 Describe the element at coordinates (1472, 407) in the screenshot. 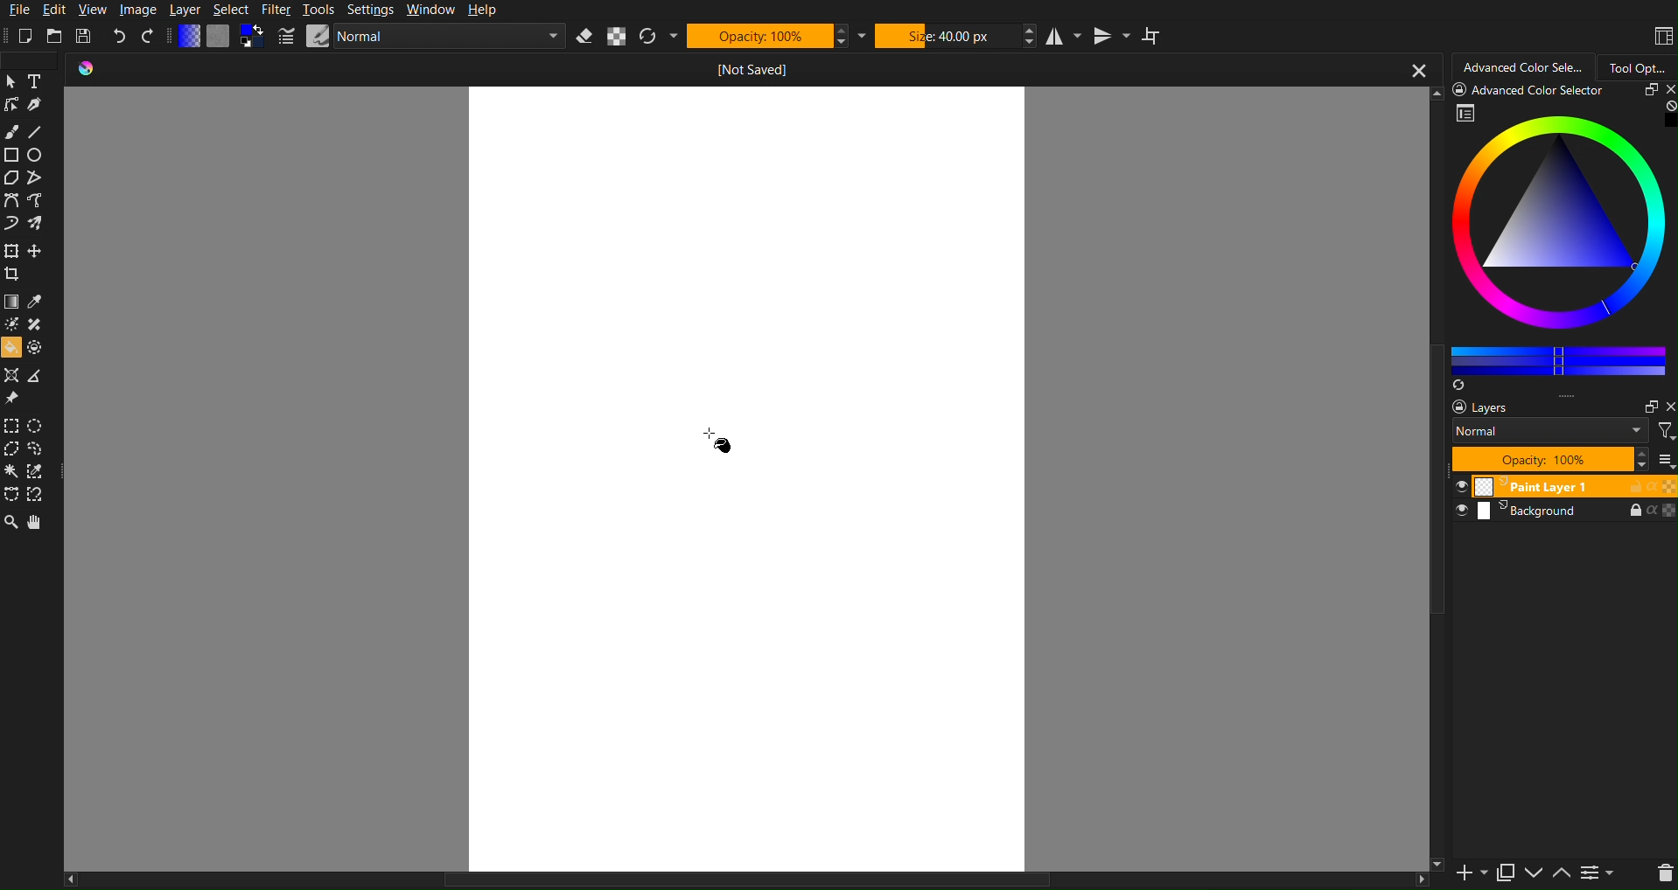

I see `layers` at that location.